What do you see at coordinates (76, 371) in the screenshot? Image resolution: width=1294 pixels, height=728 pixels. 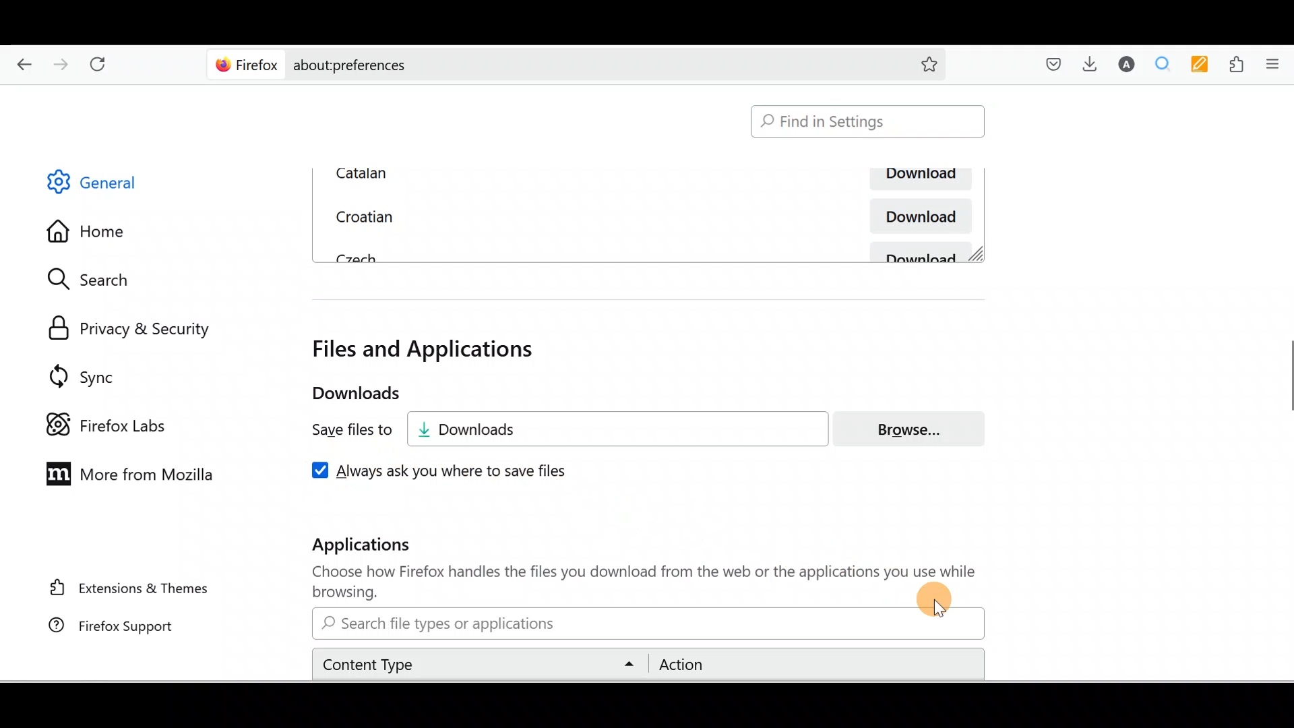 I see `Sync` at bounding box center [76, 371].